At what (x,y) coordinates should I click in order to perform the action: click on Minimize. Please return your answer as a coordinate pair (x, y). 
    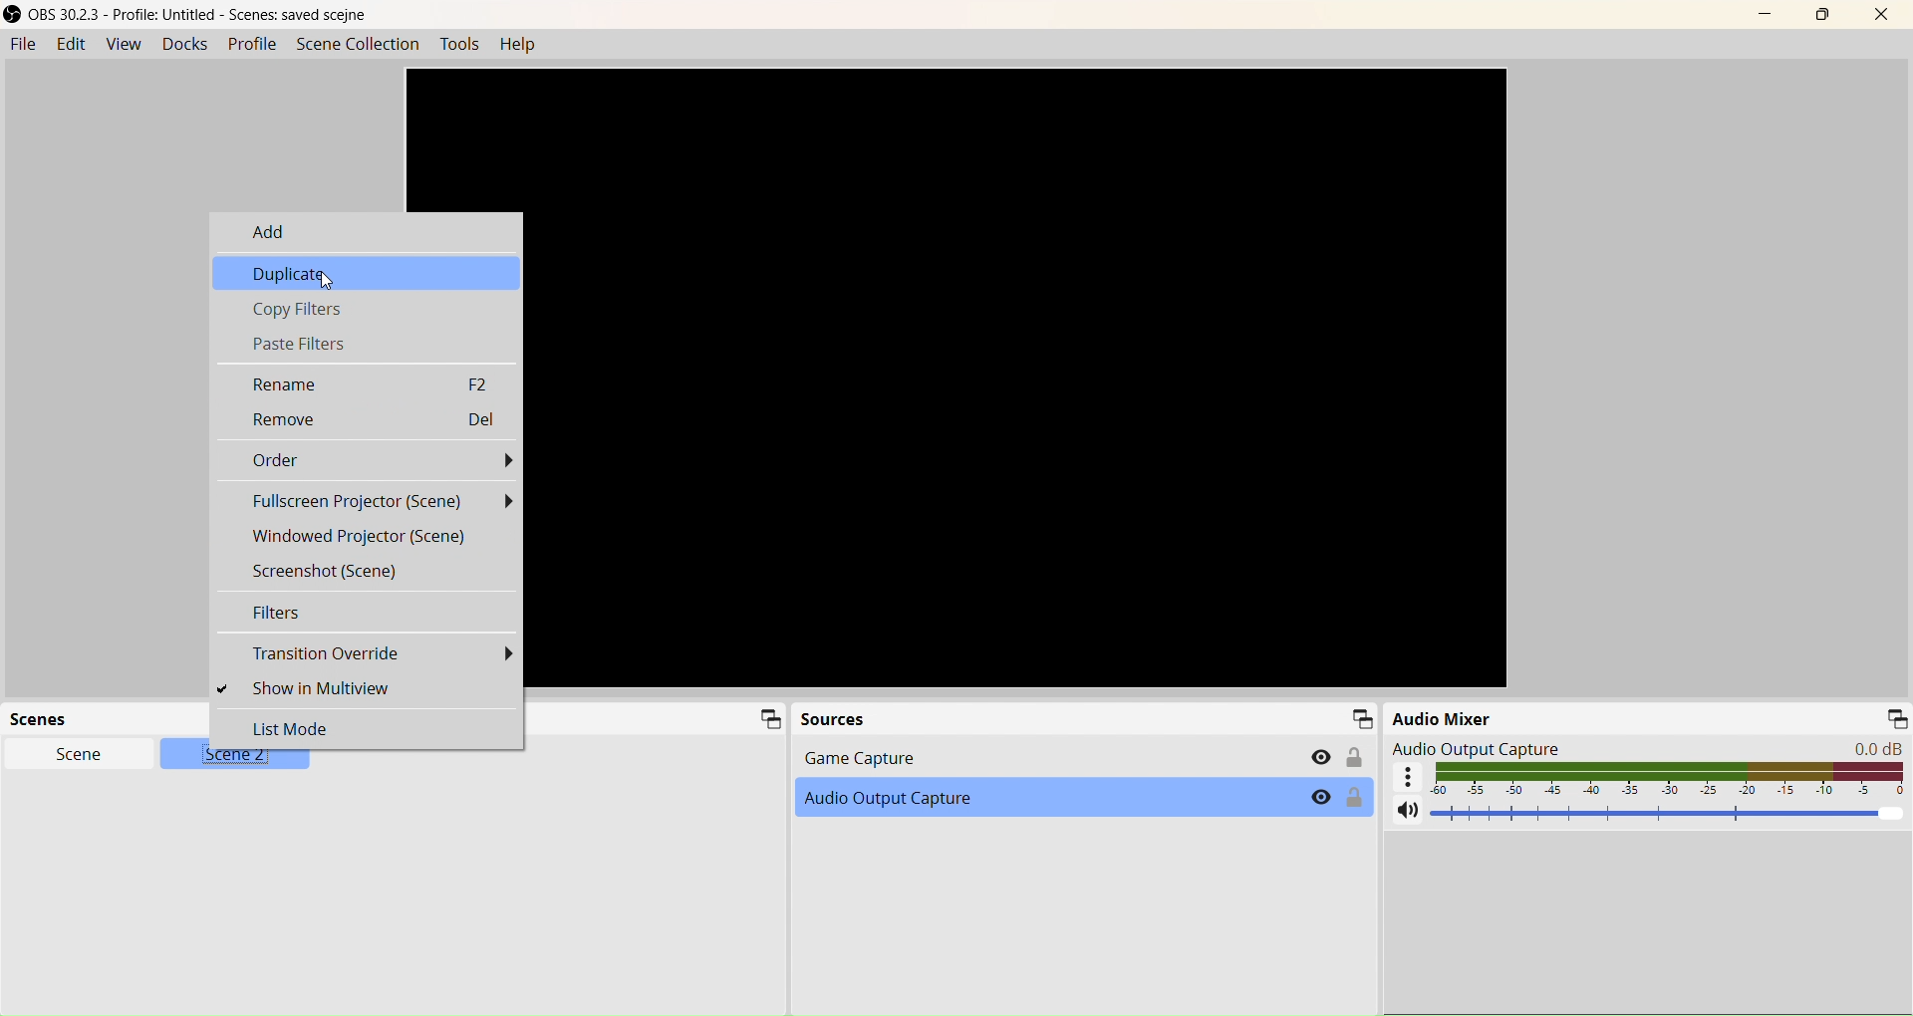
    Looking at the image, I should click on (1360, 717).